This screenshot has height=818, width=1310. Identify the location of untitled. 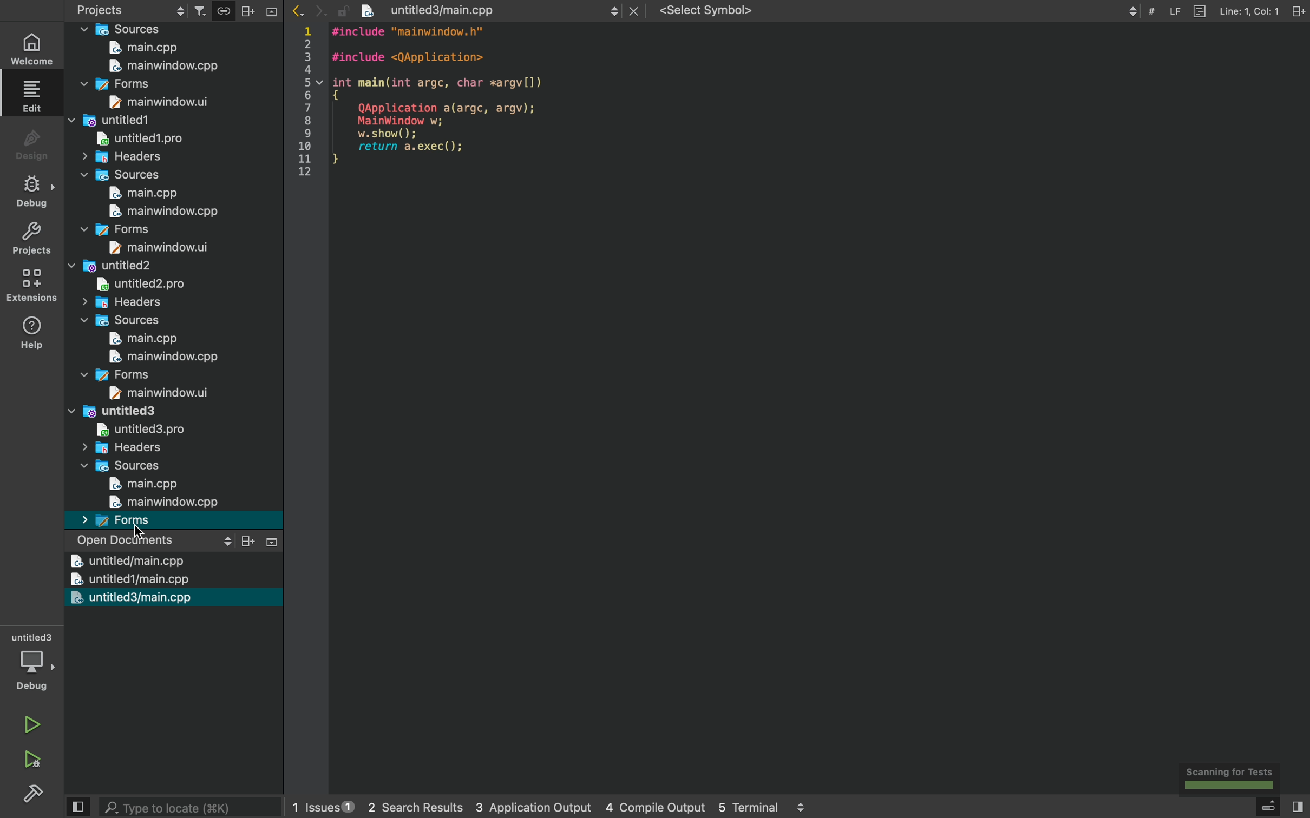
(126, 562).